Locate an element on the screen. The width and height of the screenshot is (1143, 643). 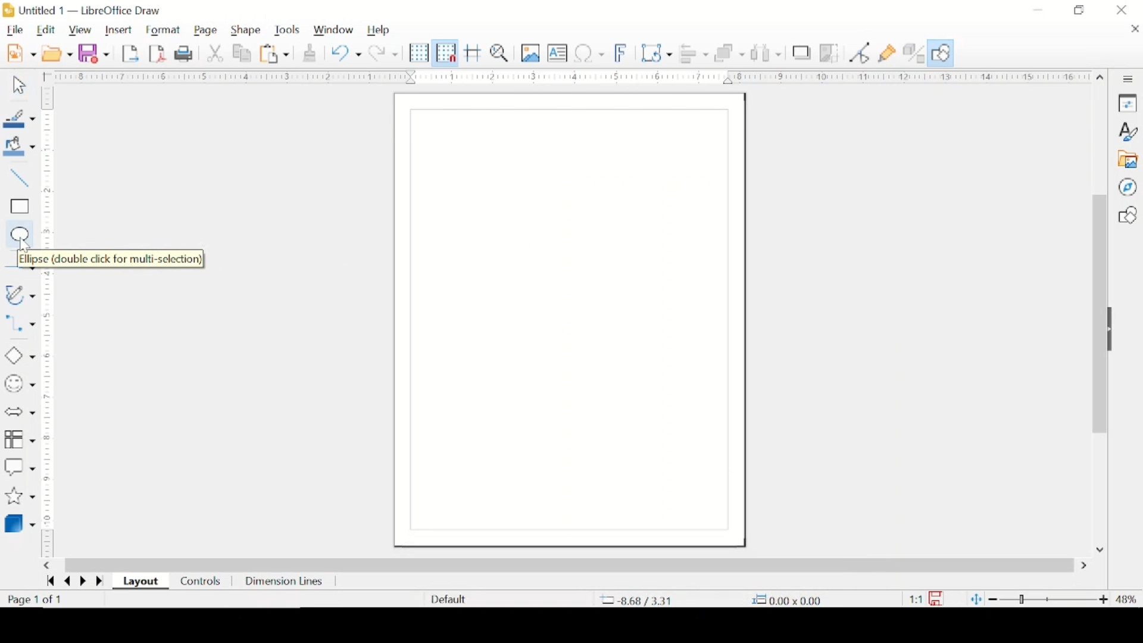
scroll box is located at coordinates (1097, 314).